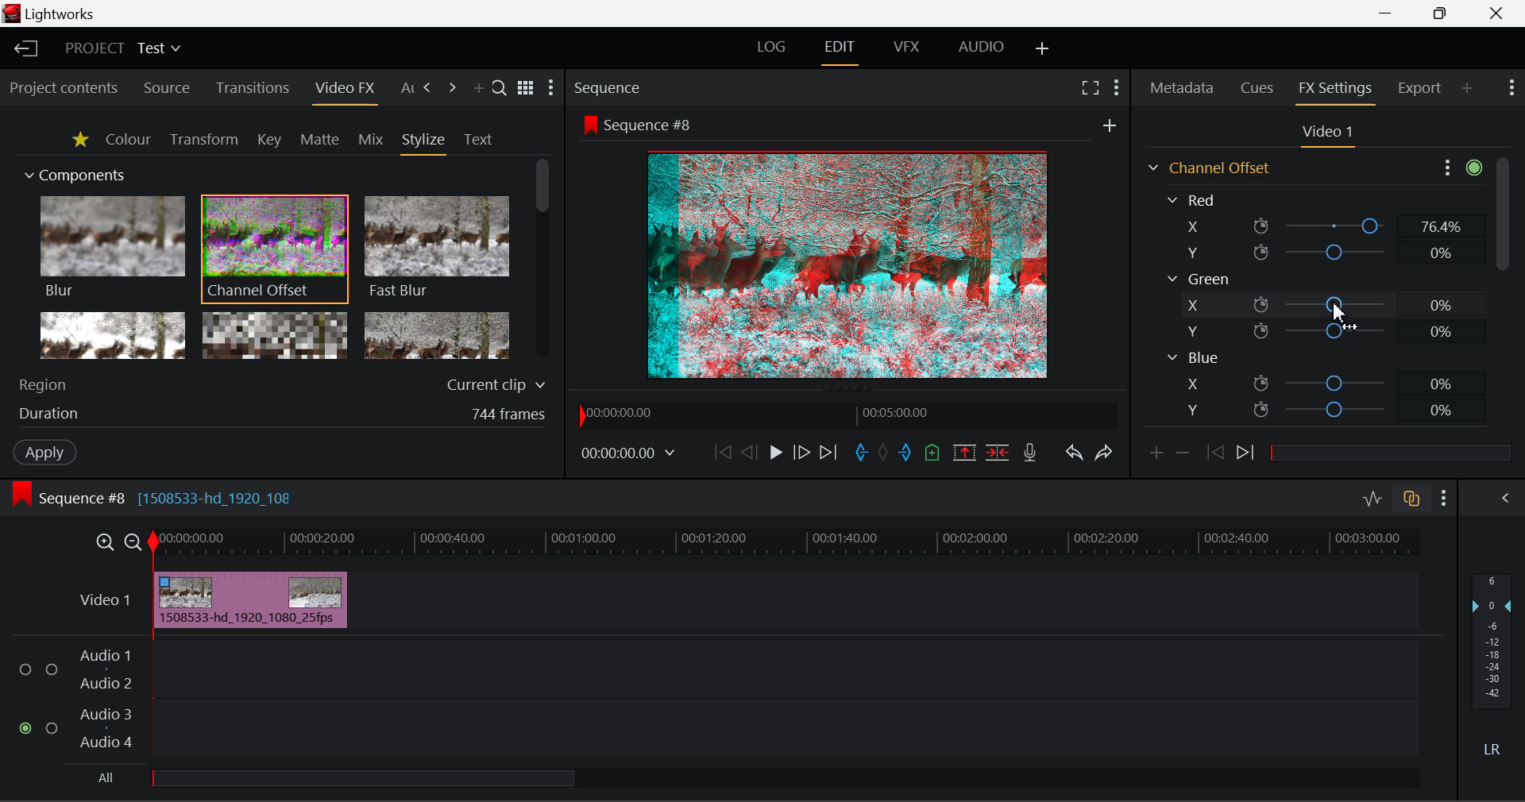  Describe the element at coordinates (63, 89) in the screenshot. I see `Project contents` at that location.